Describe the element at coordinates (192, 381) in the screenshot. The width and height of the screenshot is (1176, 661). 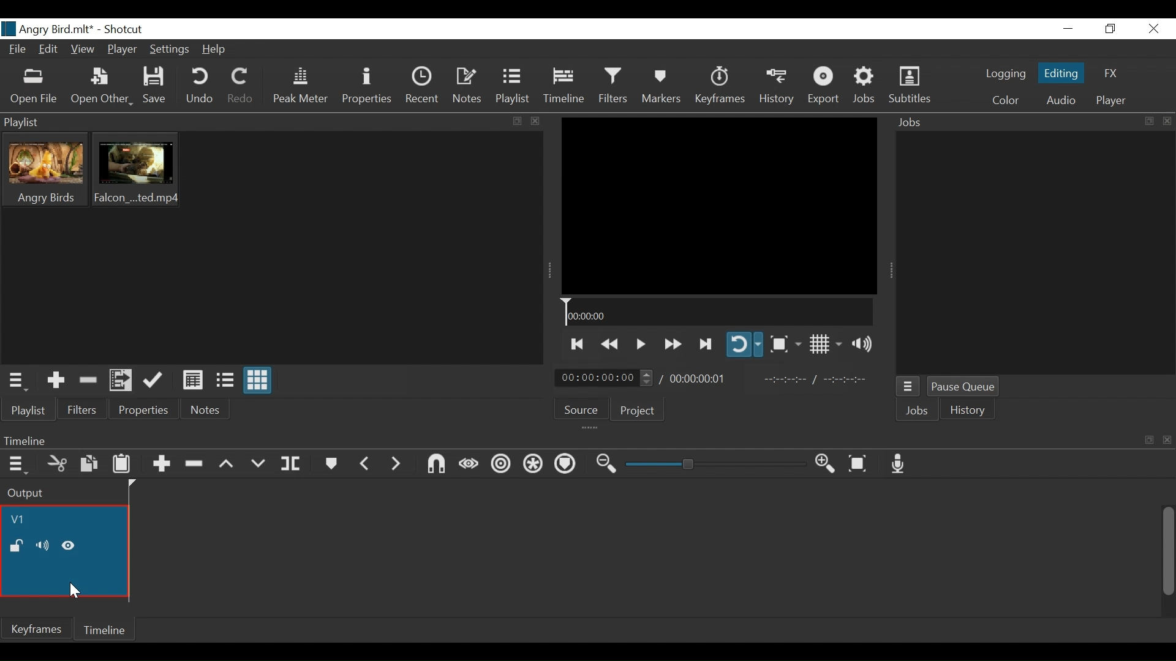
I see `View as Detail` at that location.